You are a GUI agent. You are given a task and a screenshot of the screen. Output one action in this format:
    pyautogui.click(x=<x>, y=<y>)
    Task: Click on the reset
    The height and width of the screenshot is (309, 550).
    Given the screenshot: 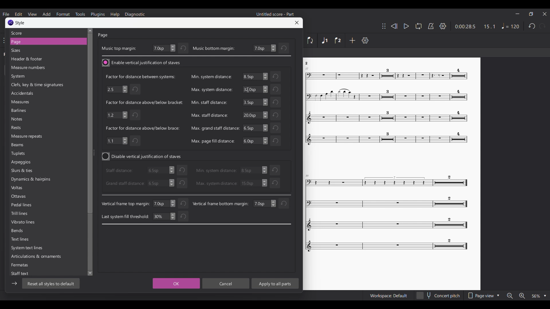 What is the action you would take?
    pyautogui.click(x=284, y=203)
    